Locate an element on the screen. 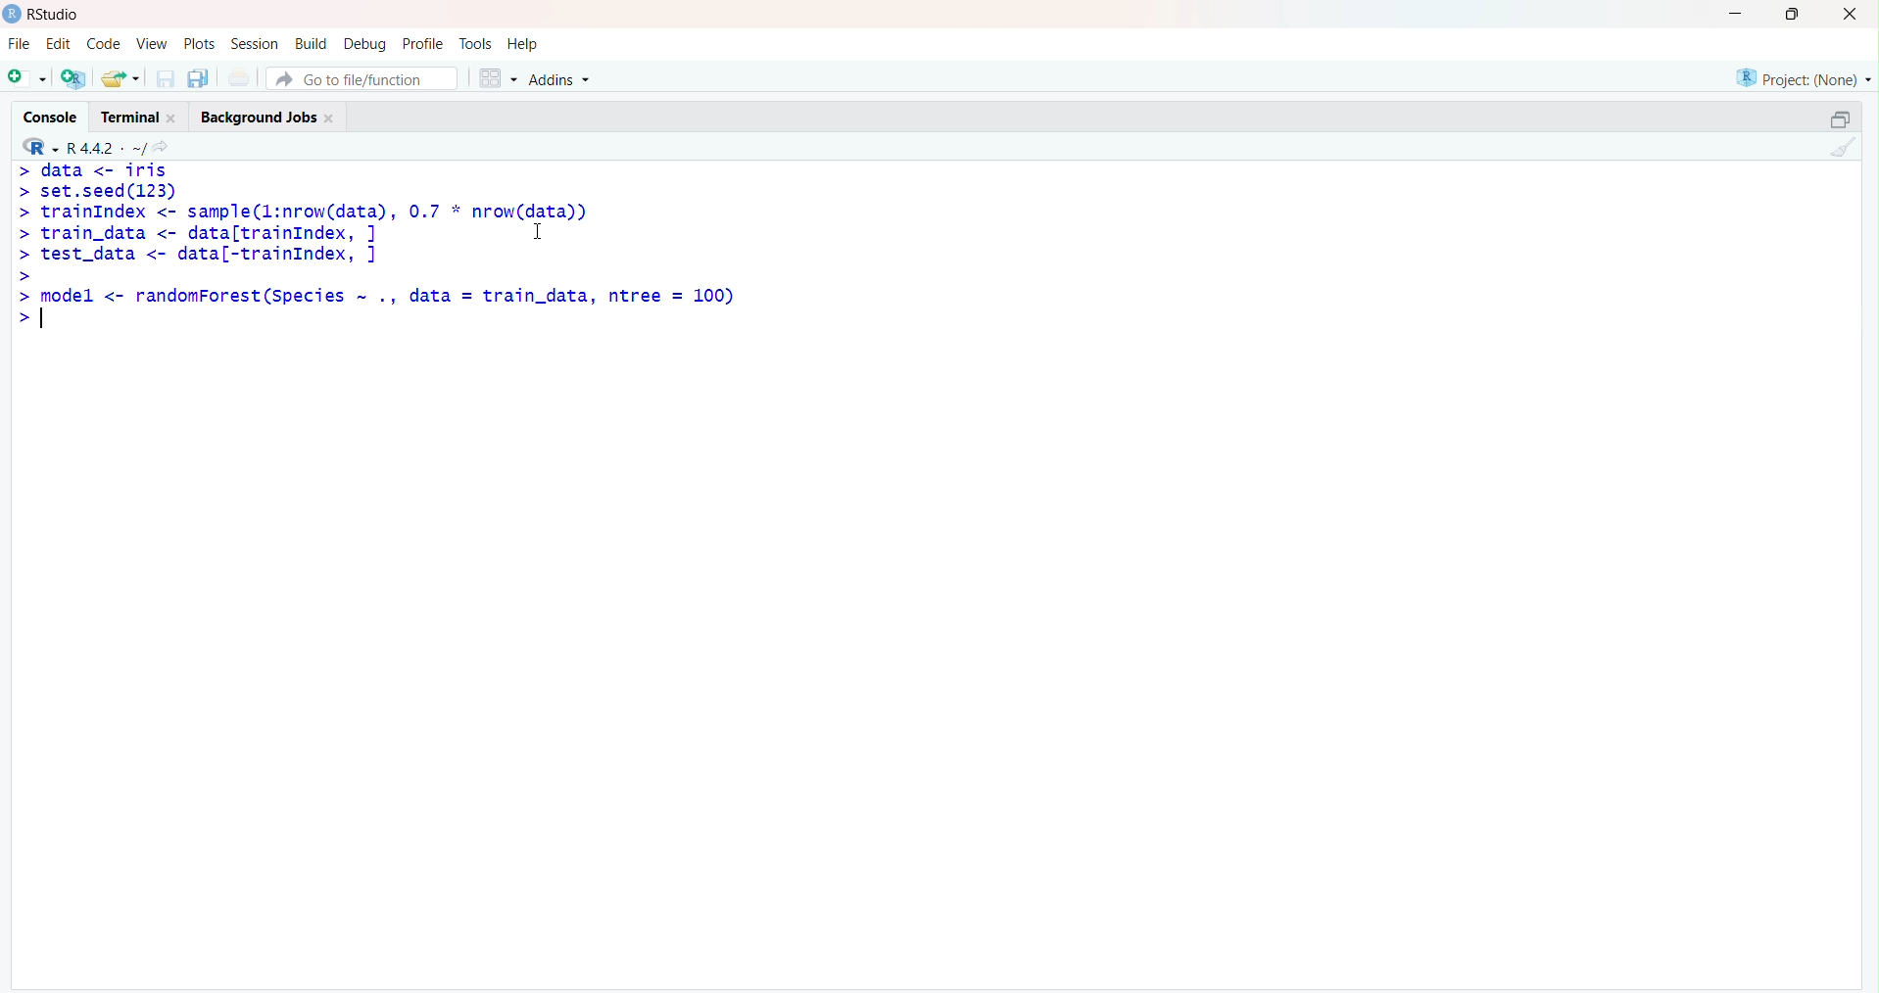  model <- randomForest(Species ~ ., data = train.) is located at coordinates (393, 296).